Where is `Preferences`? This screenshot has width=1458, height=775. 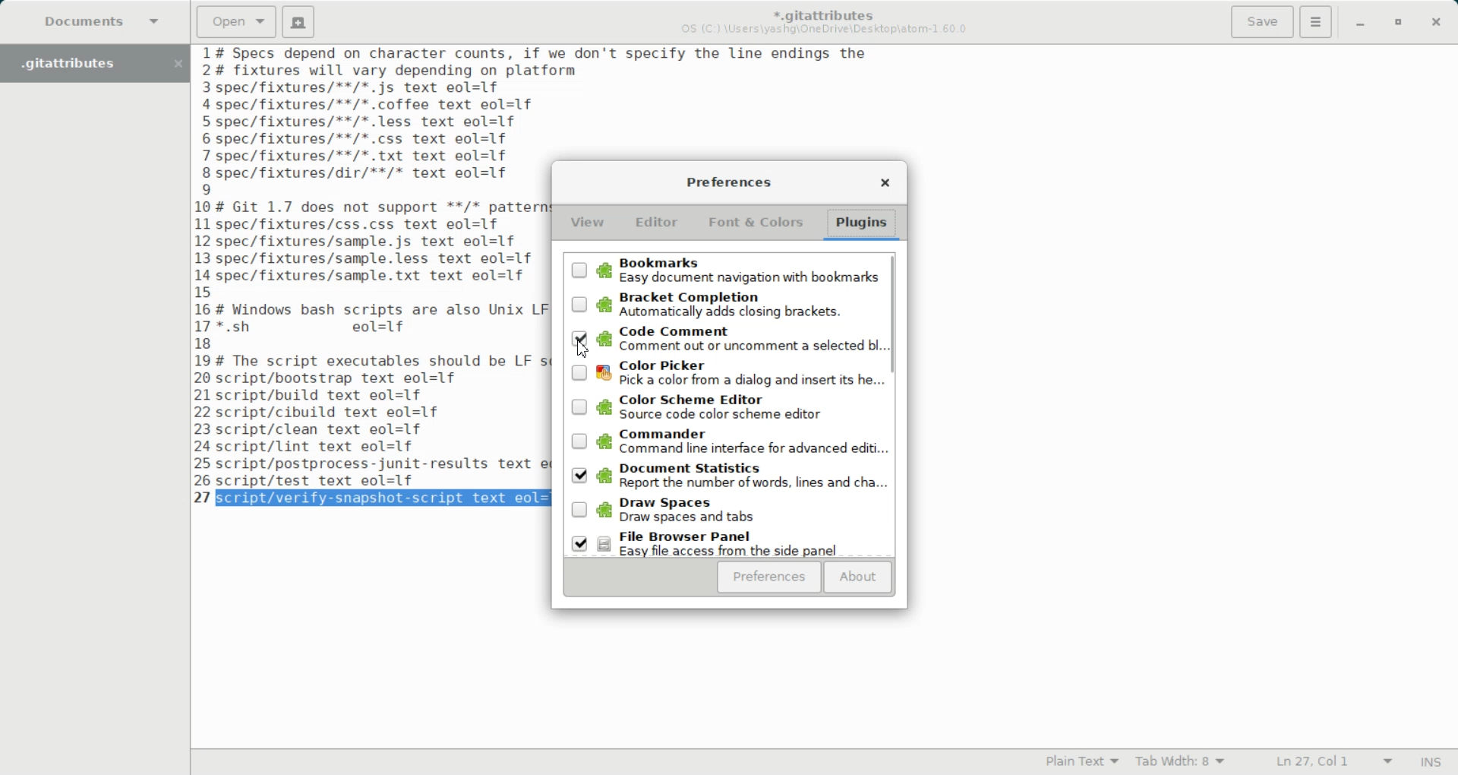
Preferences is located at coordinates (727, 182).